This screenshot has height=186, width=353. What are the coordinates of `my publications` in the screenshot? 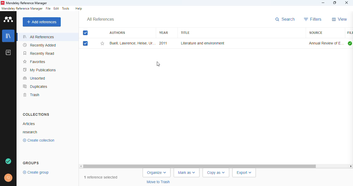 It's located at (40, 70).